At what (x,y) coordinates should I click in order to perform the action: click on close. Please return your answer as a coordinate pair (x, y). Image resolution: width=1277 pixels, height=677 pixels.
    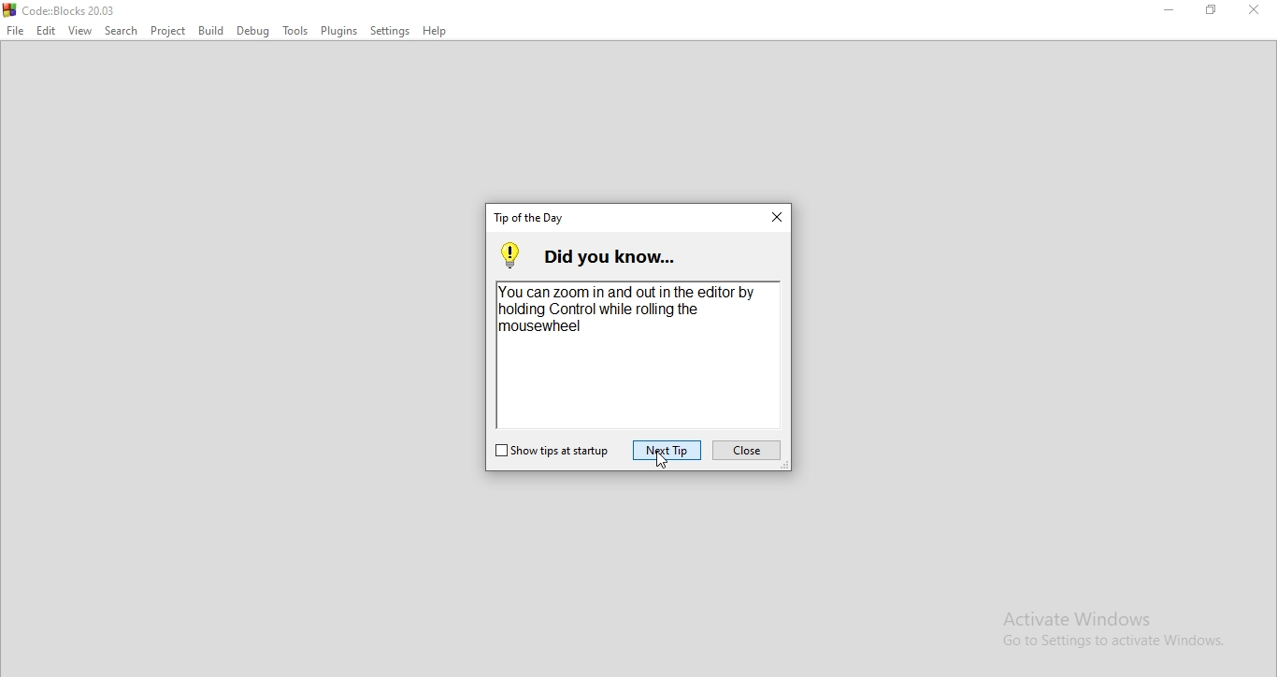
    Looking at the image, I should click on (747, 451).